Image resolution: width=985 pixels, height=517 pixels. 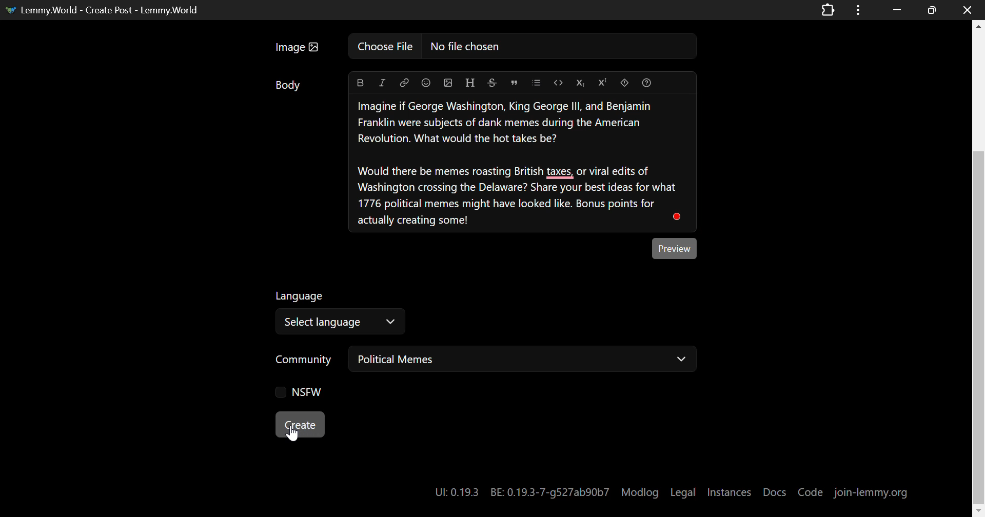 I want to click on Insert Image Field, so click(x=484, y=47).